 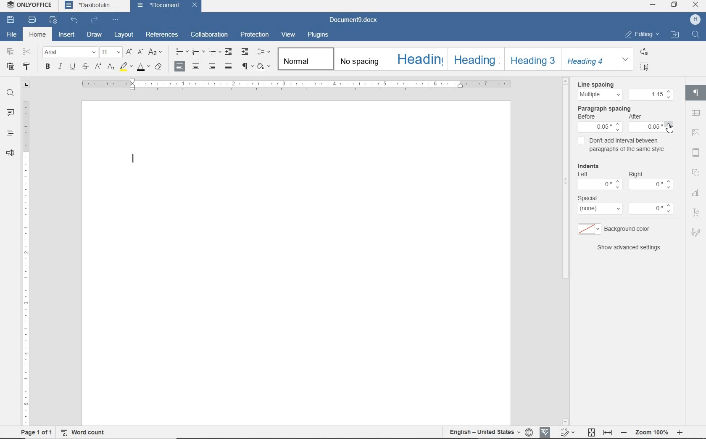 I want to click on Indents, so click(x=588, y=164).